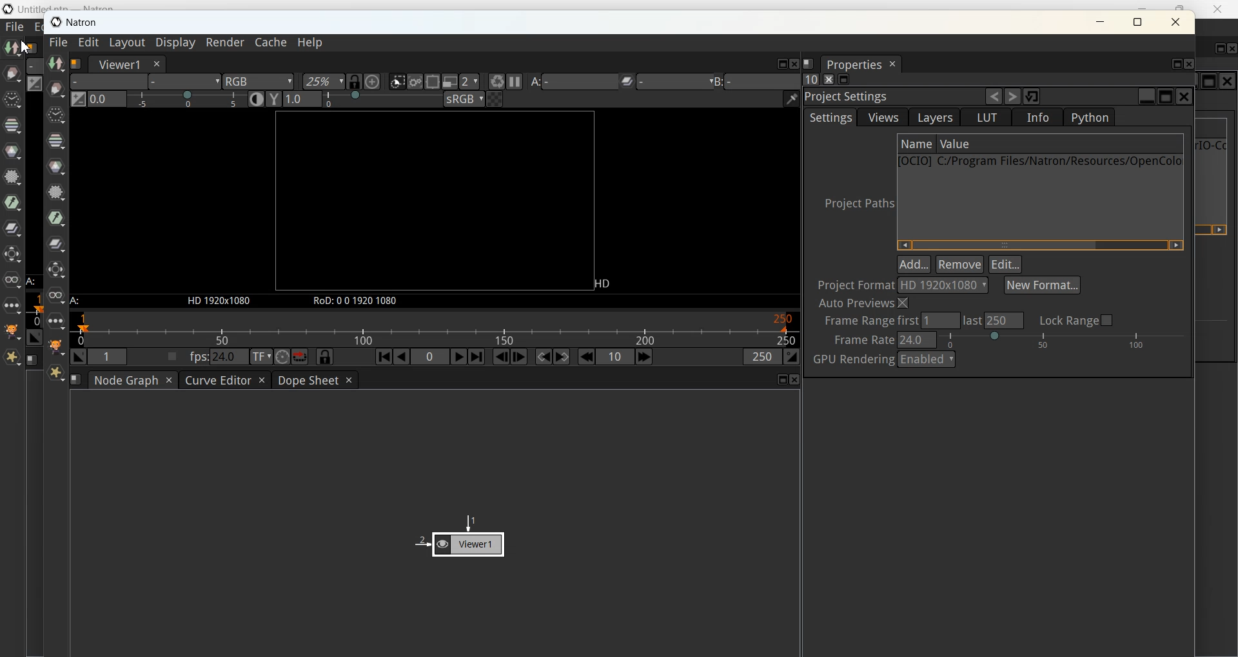  What do you see at coordinates (84, 25) in the screenshot?
I see `Logo` at bounding box center [84, 25].